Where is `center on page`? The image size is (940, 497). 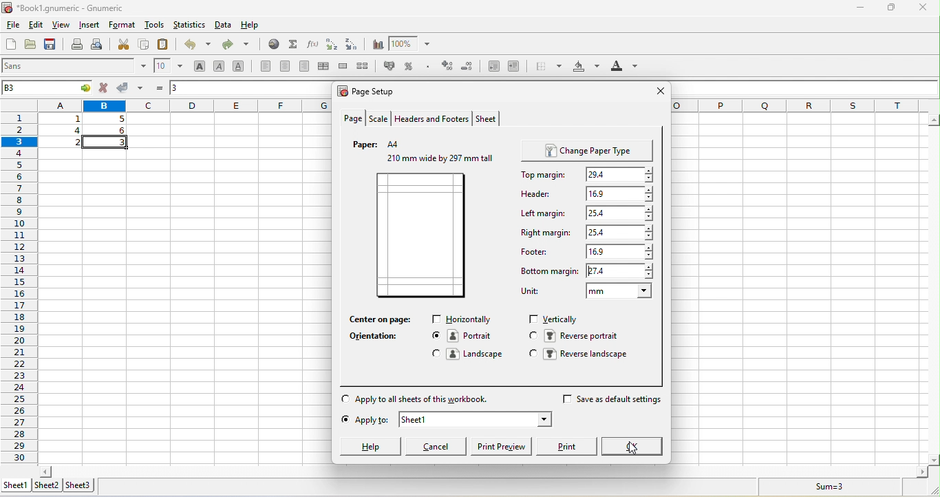
center on page is located at coordinates (385, 319).